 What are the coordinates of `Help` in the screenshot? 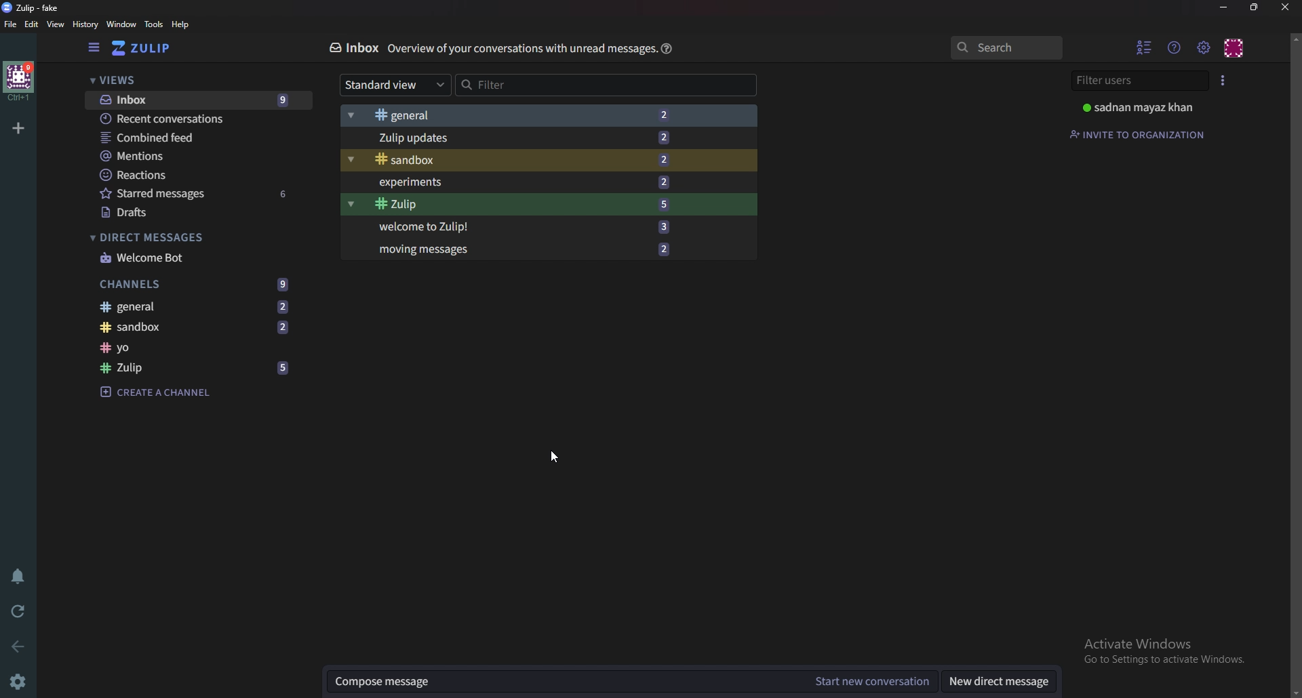 It's located at (665, 48).